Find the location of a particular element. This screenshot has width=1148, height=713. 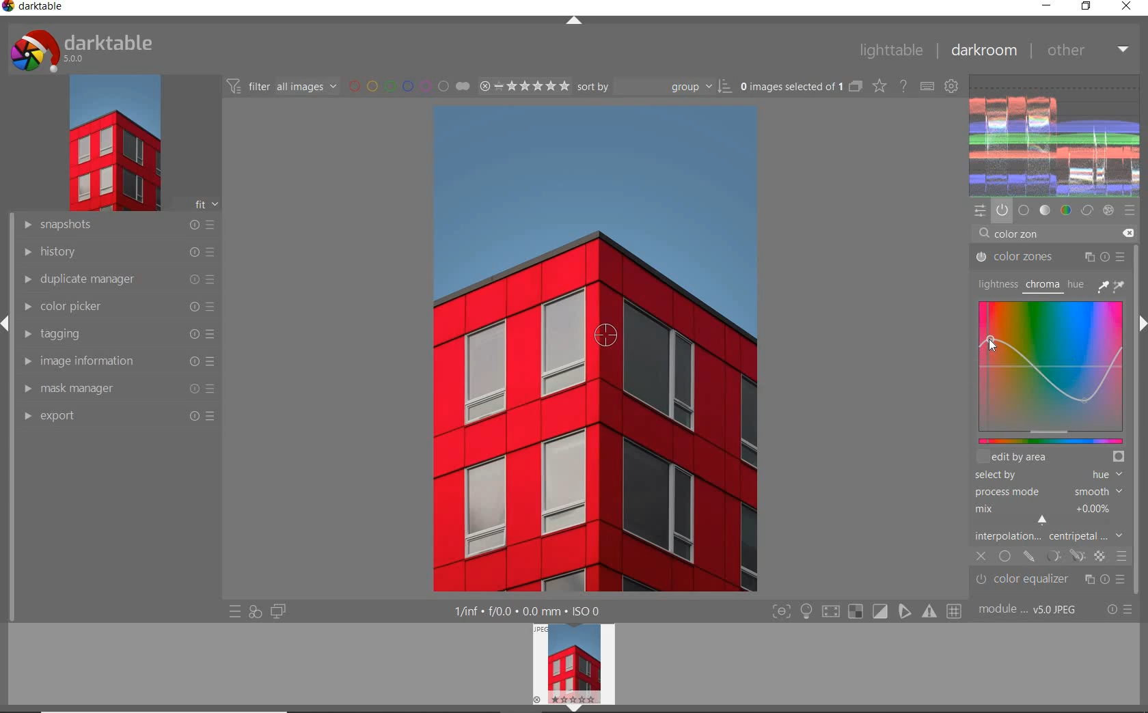

display a second darkroom image widow is located at coordinates (278, 610).